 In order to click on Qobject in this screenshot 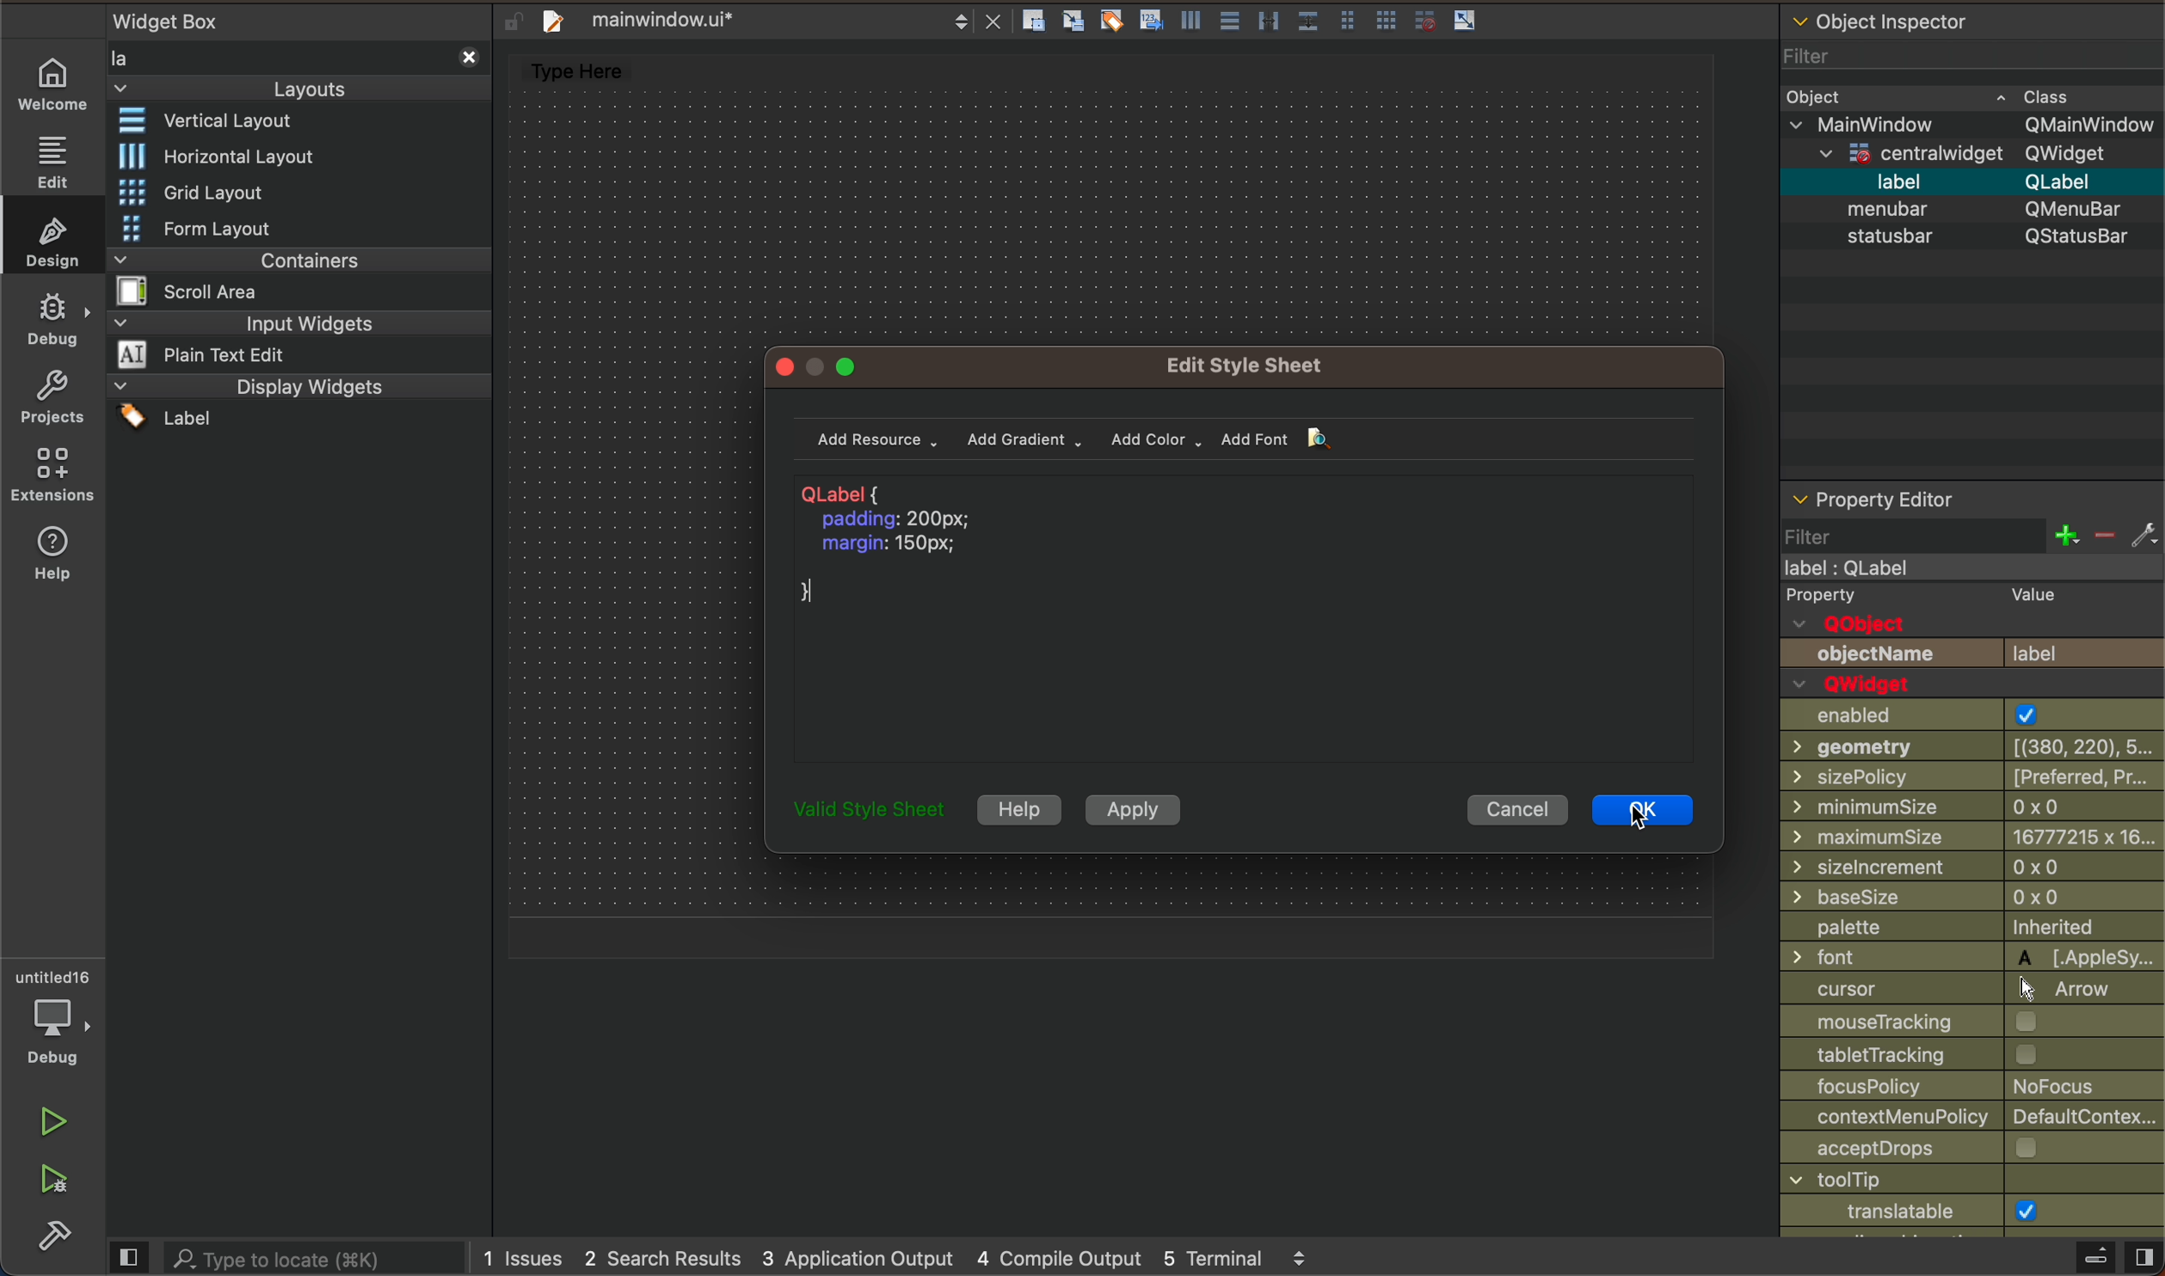, I will do `click(1973, 625)`.